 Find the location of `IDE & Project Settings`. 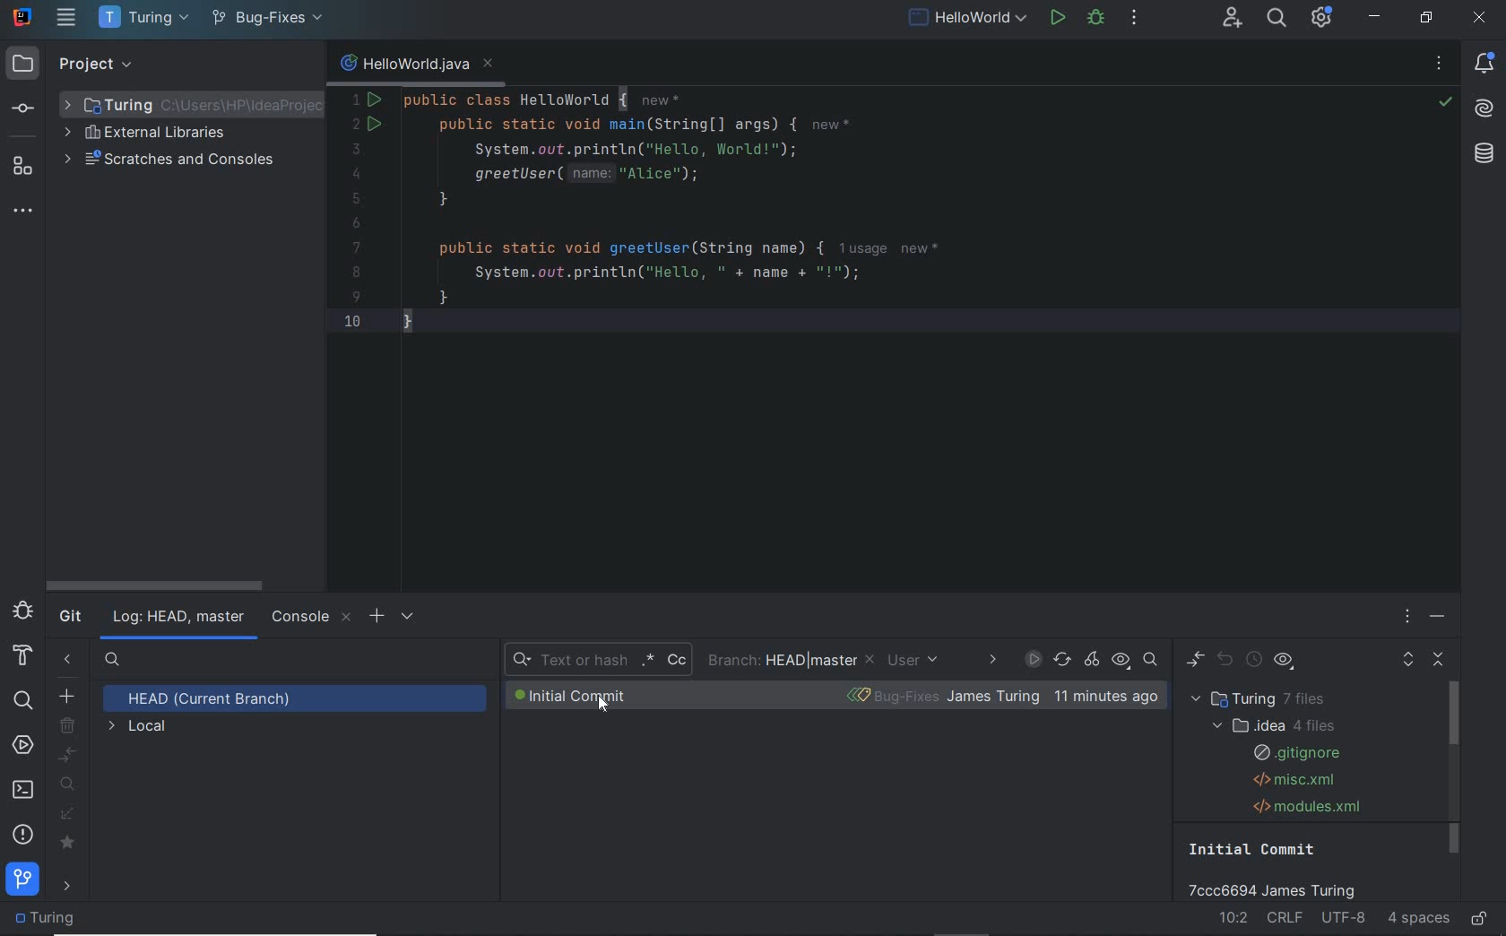

IDE & Project Settings is located at coordinates (1323, 19).